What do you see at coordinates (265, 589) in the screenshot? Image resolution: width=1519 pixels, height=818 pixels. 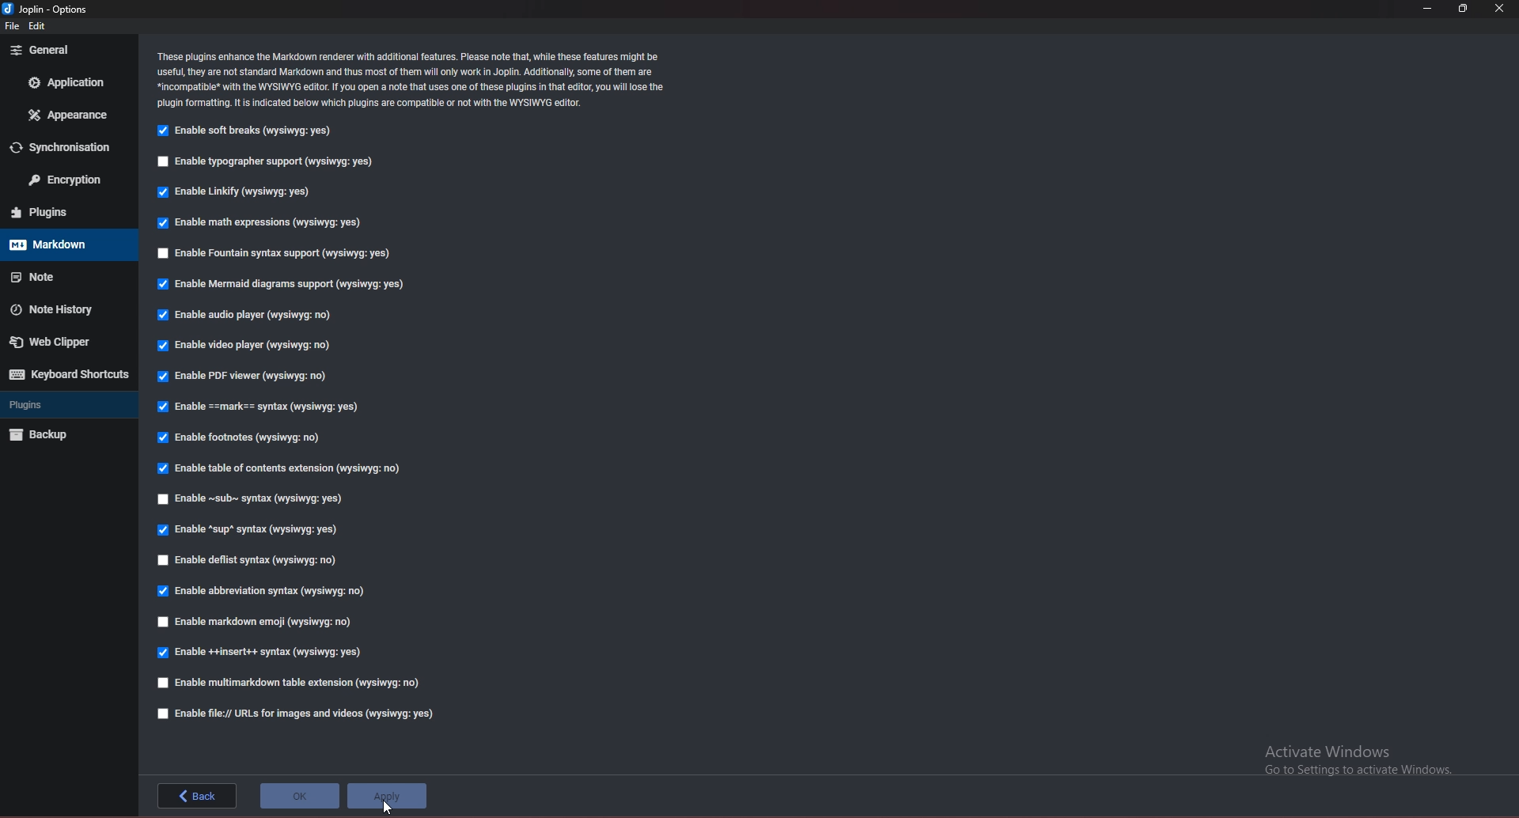 I see `enable abbreviation syntax` at bounding box center [265, 589].